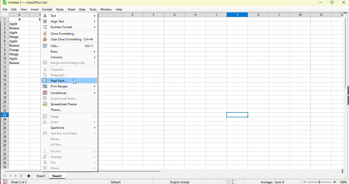  Describe the element at coordinates (72, 57) in the screenshot. I see `columns` at that location.